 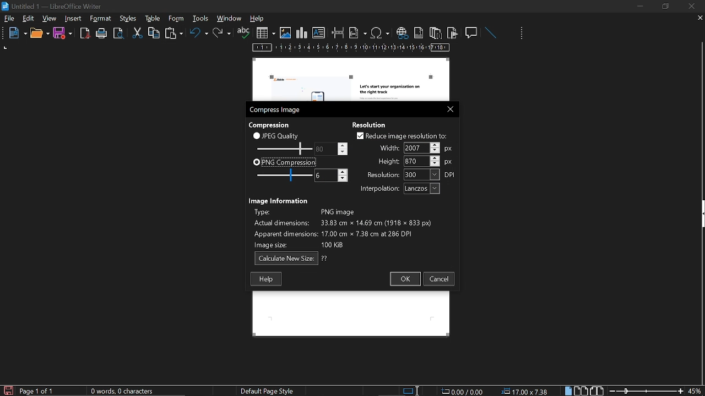 What do you see at coordinates (358, 32) in the screenshot?
I see `insert field` at bounding box center [358, 32].